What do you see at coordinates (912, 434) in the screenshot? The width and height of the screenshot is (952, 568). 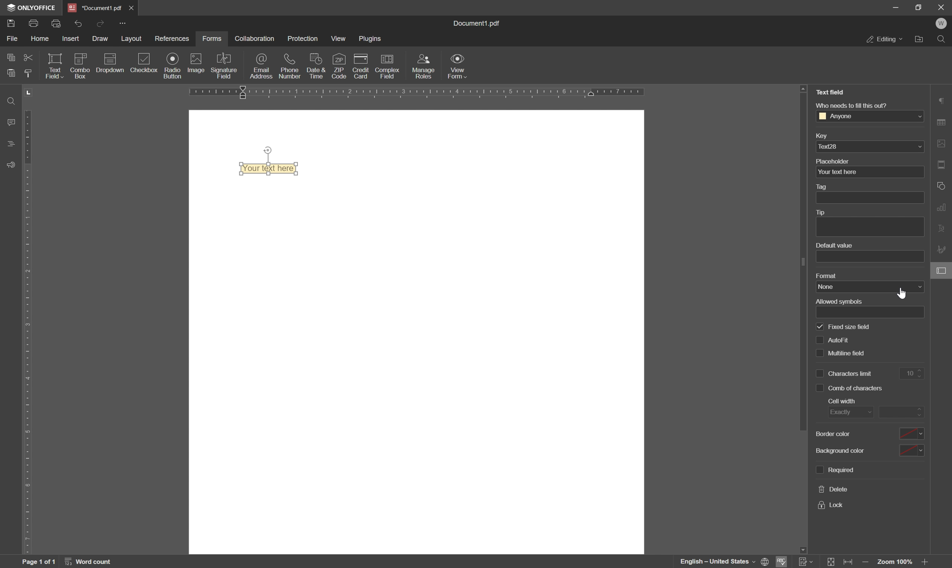 I see `drop down` at bounding box center [912, 434].